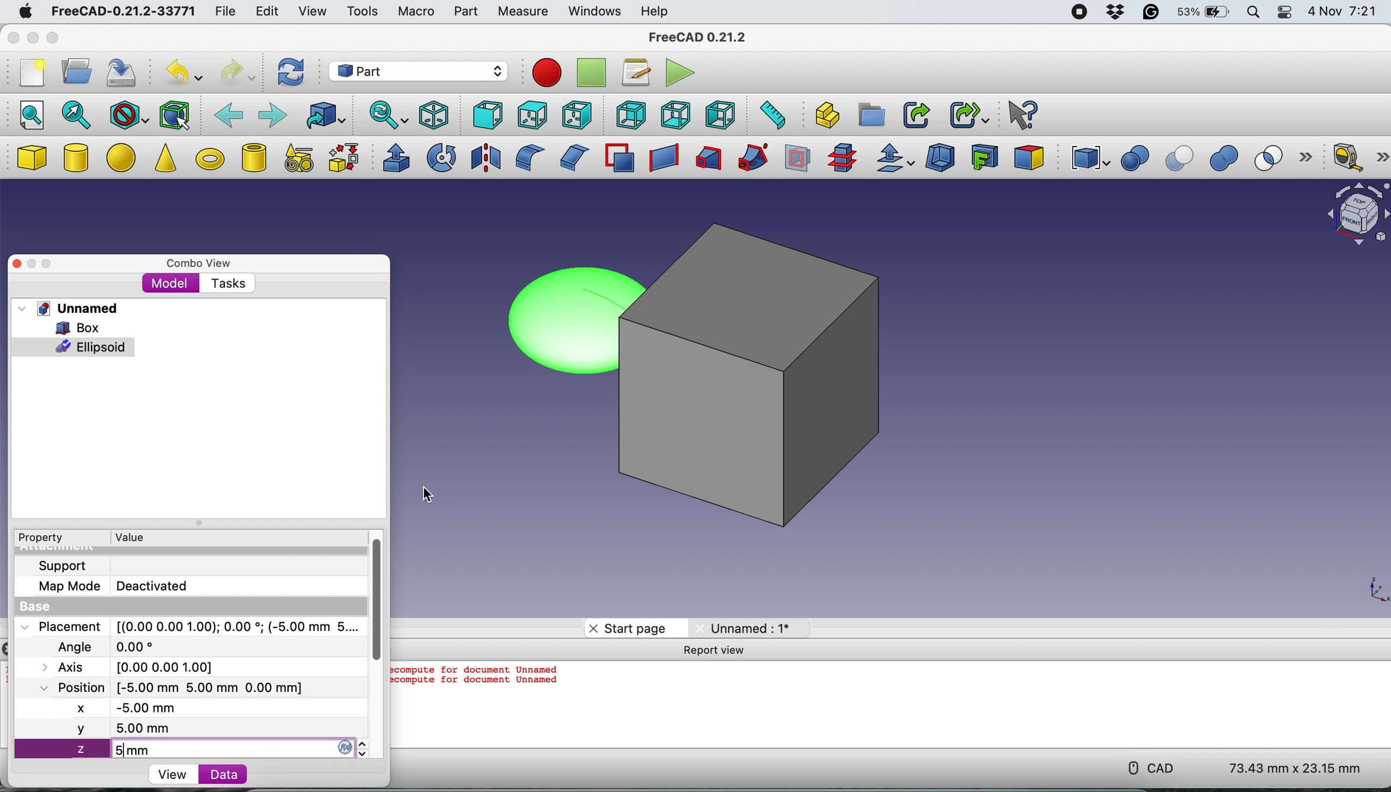 This screenshot has width=1391, height=792. What do you see at coordinates (128, 537) in the screenshot?
I see `value` at bounding box center [128, 537].